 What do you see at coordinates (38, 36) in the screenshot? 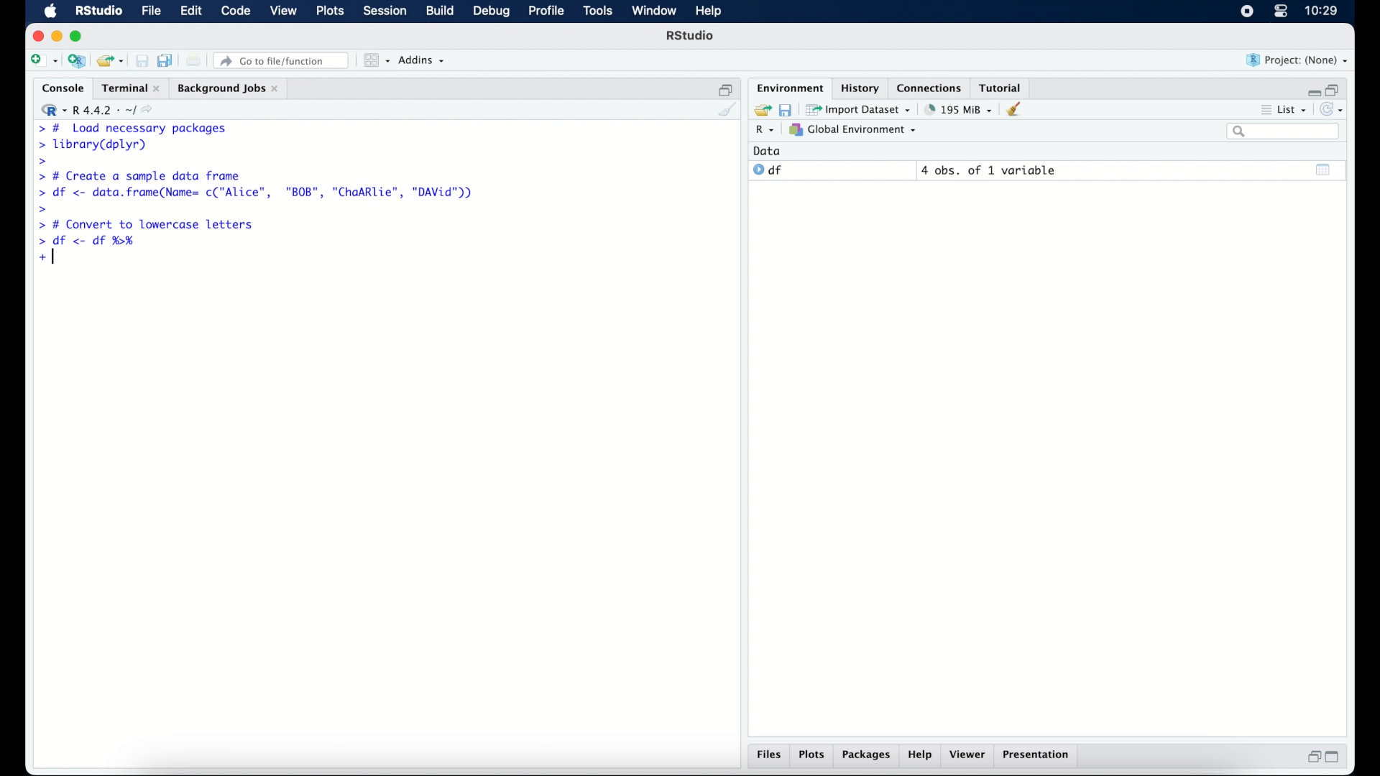
I see `close` at bounding box center [38, 36].